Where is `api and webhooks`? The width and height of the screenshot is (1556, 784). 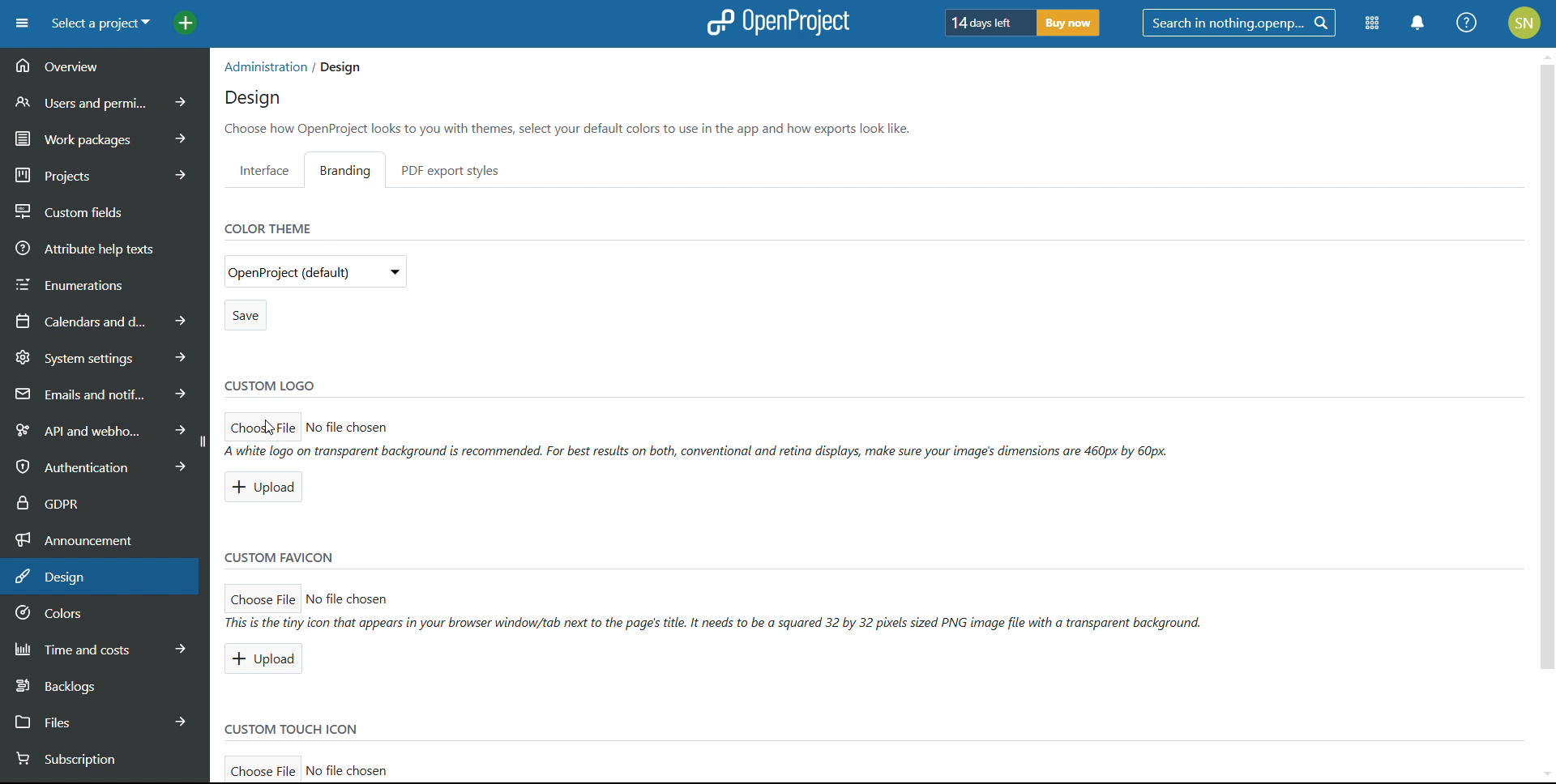
api and webhooks is located at coordinates (96, 428).